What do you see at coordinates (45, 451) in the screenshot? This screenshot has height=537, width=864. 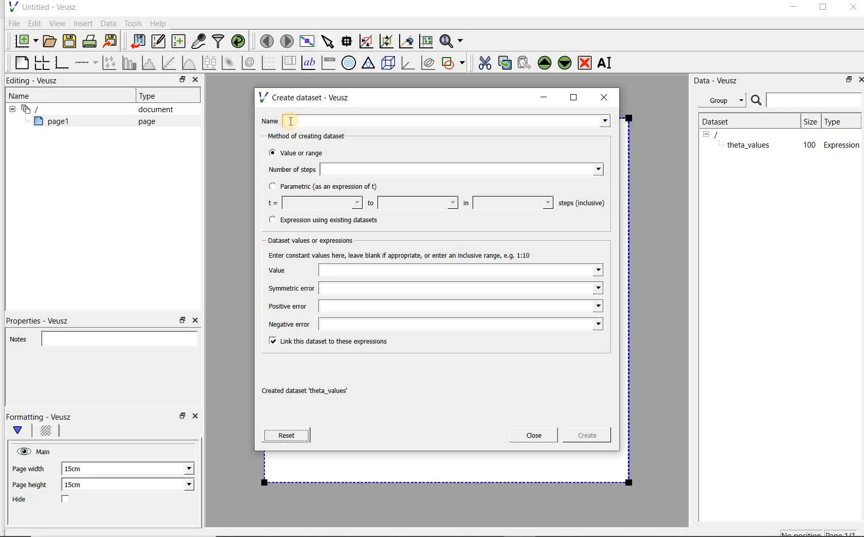 I see `Main` at bounding box center [45, 451].